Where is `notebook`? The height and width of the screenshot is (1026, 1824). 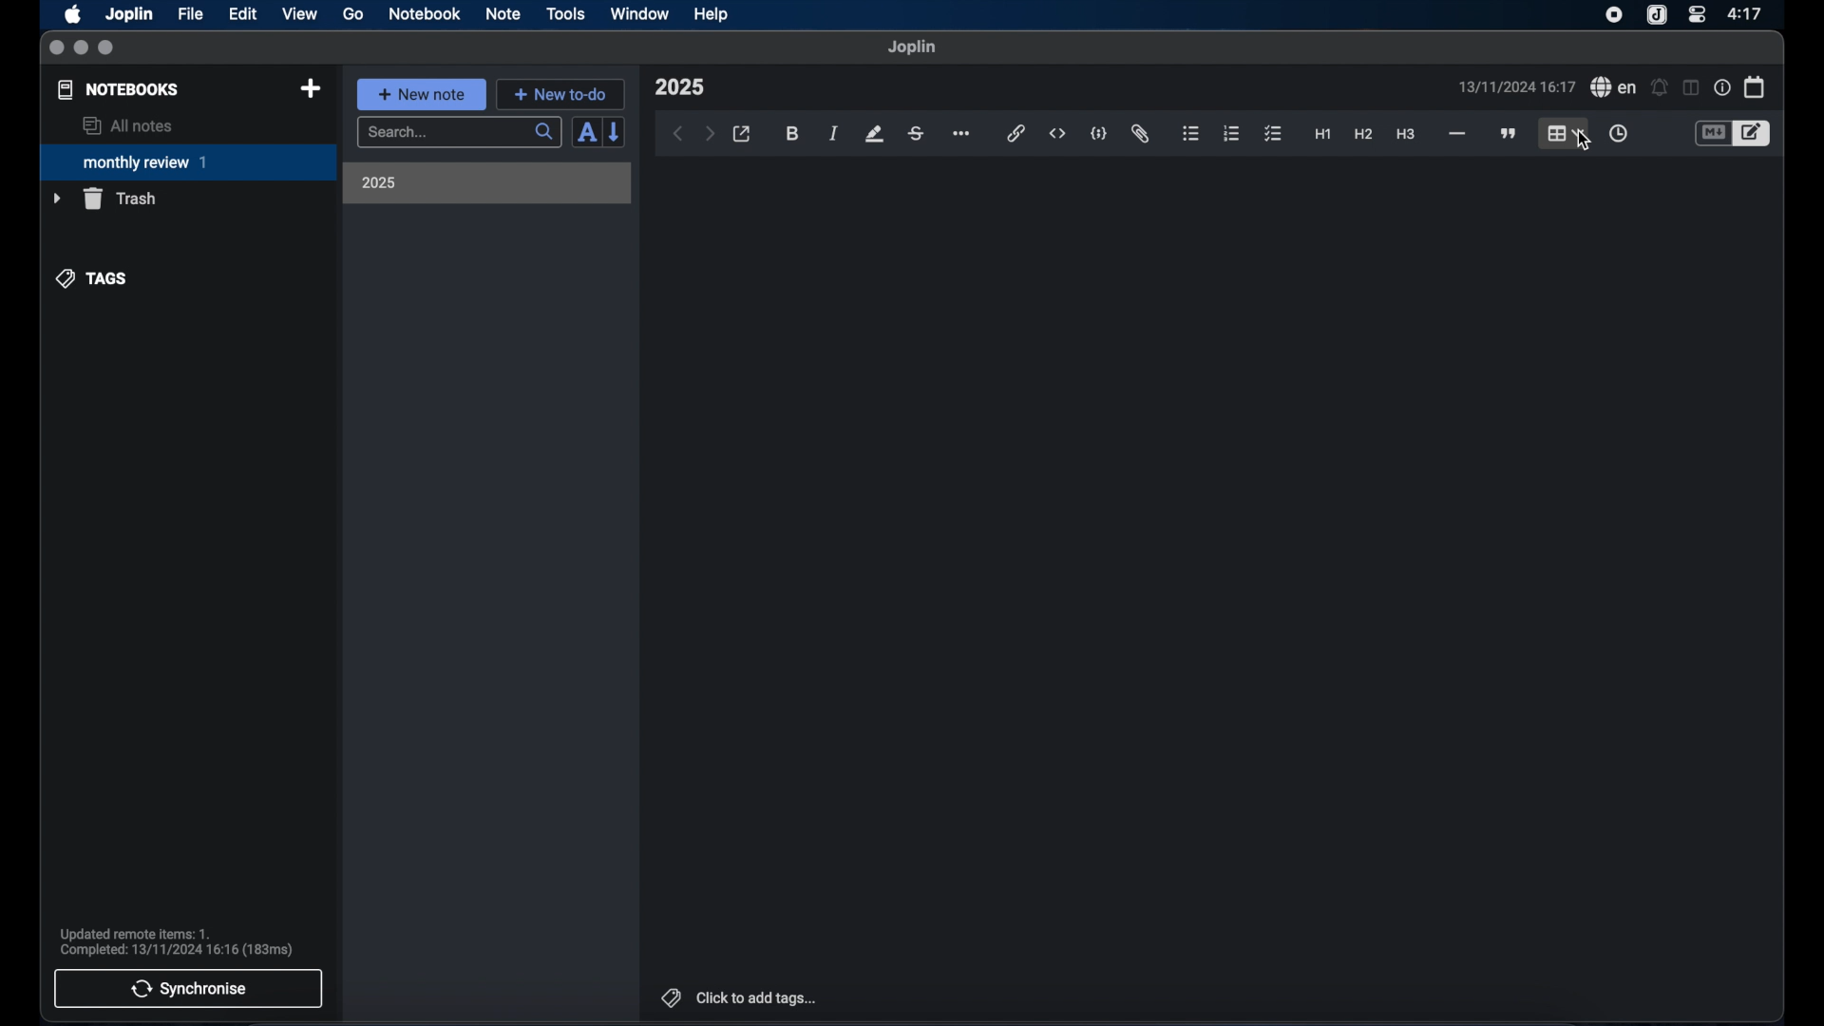
notebook is located at coordinates (425, 14).